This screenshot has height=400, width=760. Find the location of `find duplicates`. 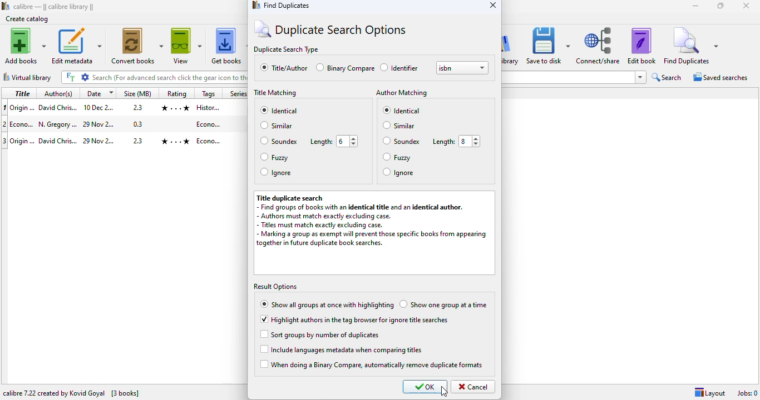

find duplicates is located at coordinates (691, 47).